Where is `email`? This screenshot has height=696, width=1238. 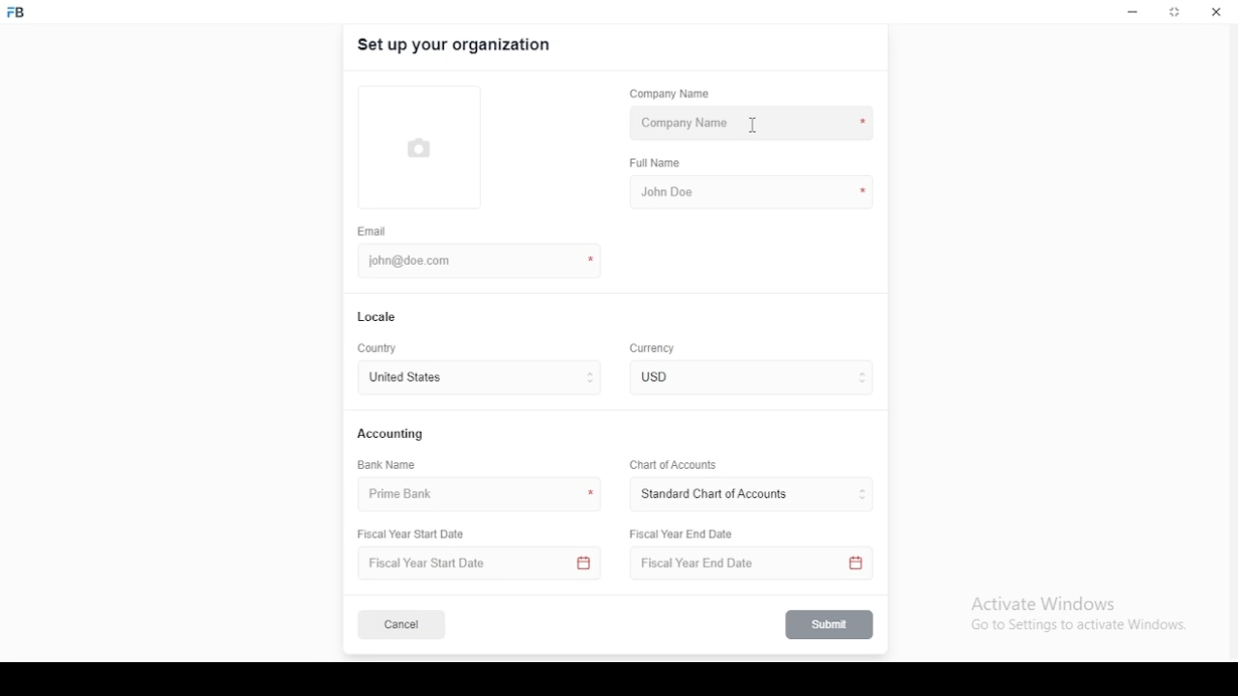
email is located at coordinates (372, 231).